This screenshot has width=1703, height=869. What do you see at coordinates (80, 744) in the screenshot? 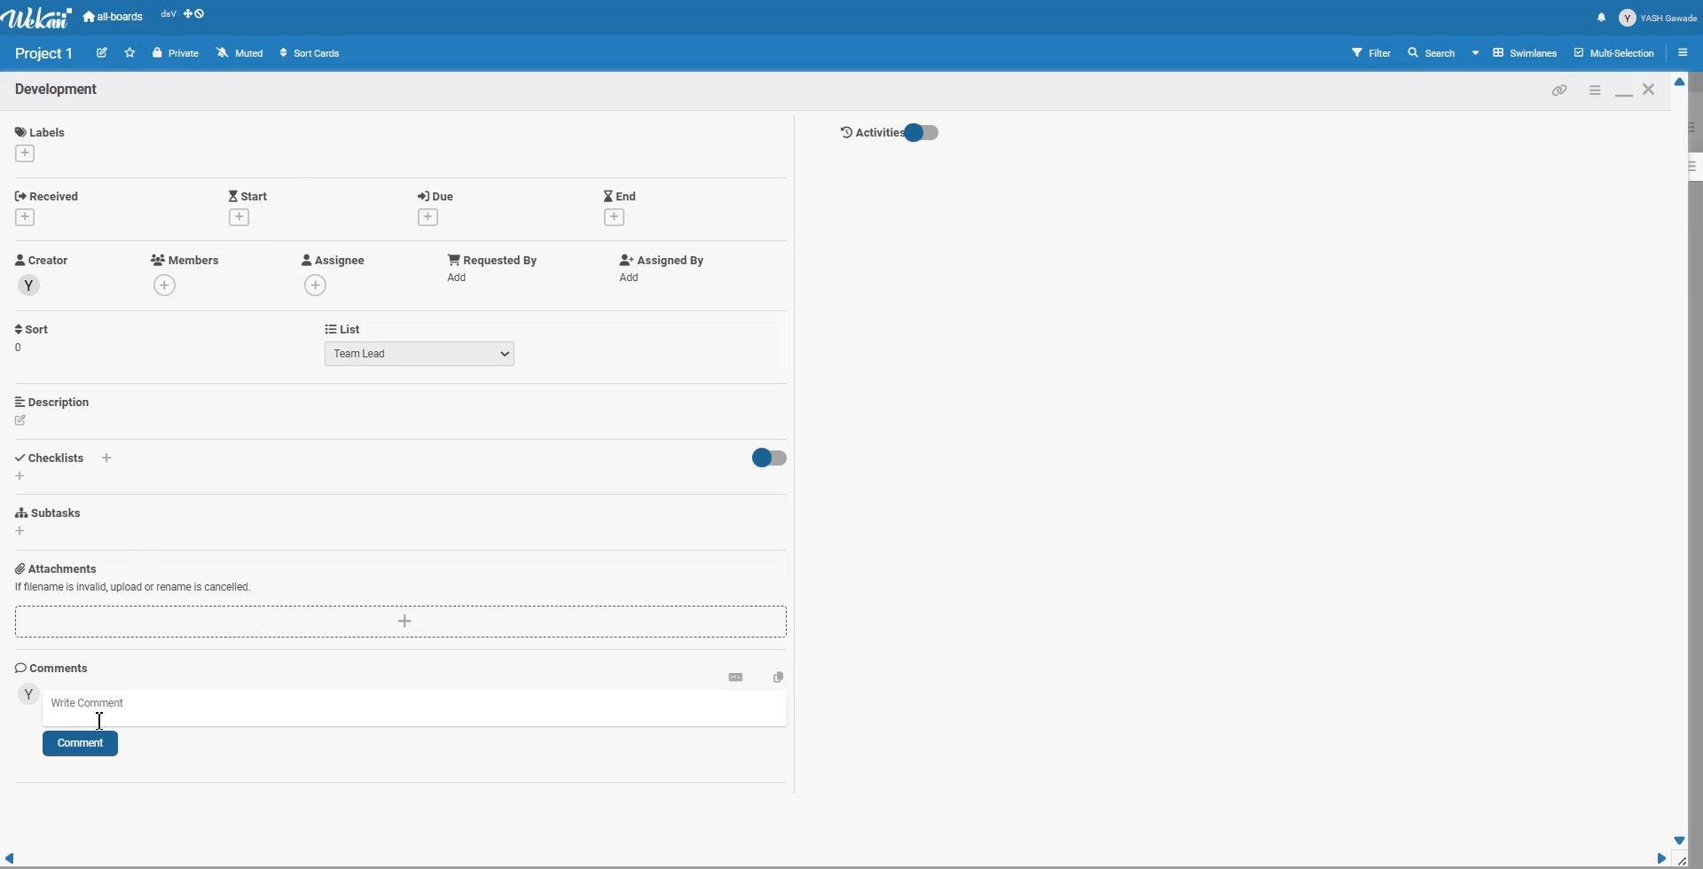
I see `Comment` at bounding box center [80, 744].